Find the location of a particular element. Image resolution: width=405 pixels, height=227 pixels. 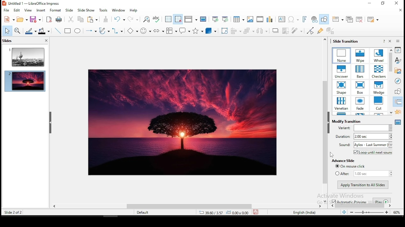

transition effects is located at coordinates (342, 72).